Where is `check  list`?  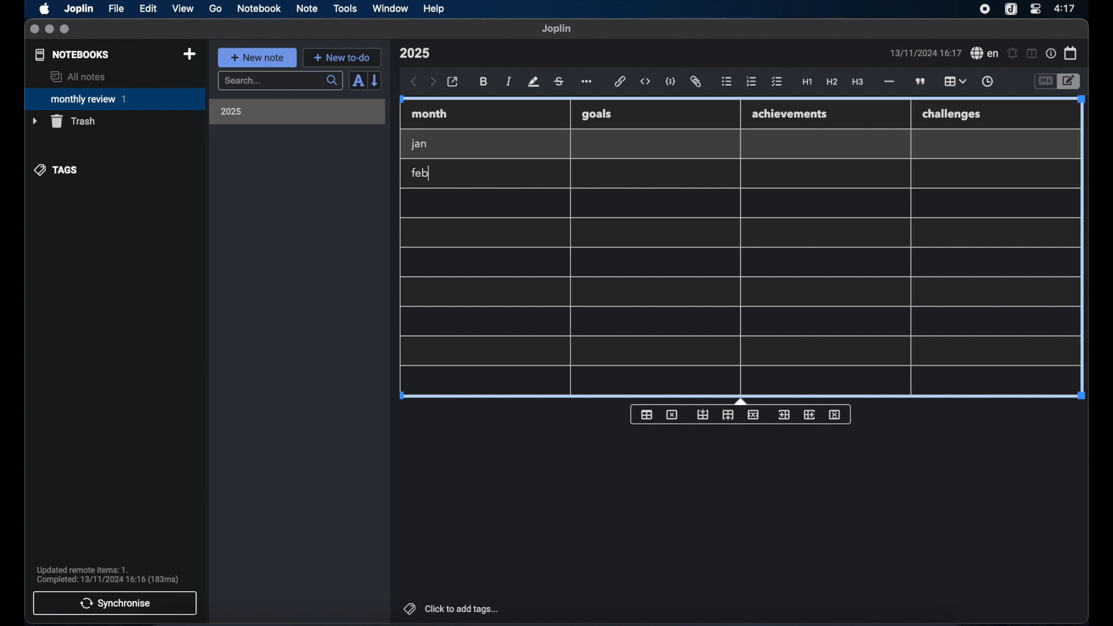
check  list is located at coordinates (777, 82).